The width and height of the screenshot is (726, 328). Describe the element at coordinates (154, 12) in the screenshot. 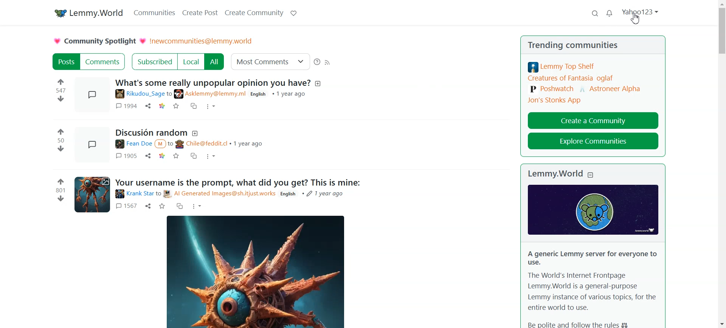

I see `Communities` at that location.